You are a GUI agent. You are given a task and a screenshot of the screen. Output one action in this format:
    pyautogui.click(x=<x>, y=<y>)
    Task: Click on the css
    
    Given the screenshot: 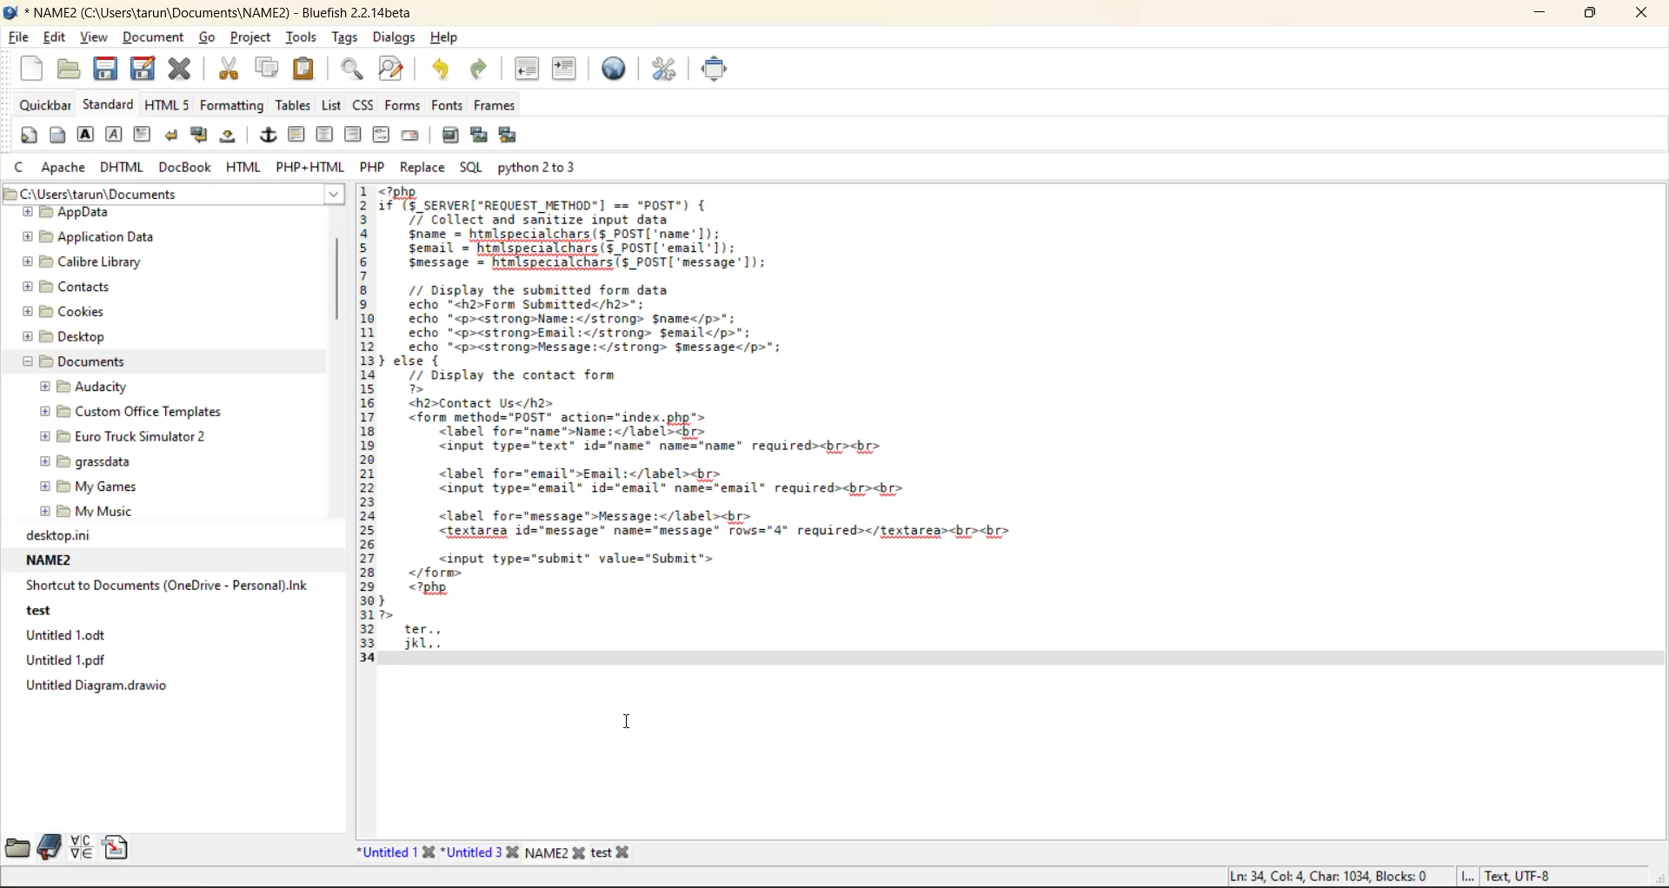 What is the action you would take?
    pyautogui.click(x=364, y=107)
    